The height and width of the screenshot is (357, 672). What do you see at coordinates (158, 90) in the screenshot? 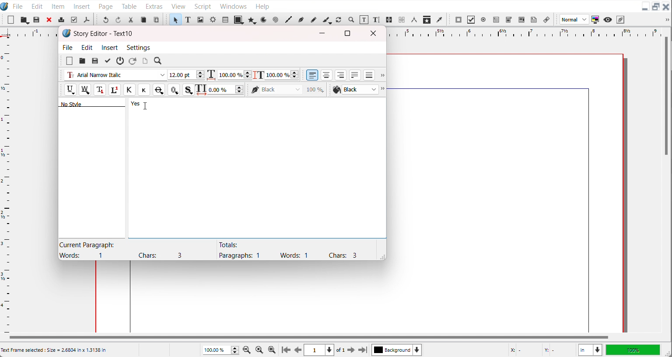
I see `Strike out` at bounding box center [158, 90].